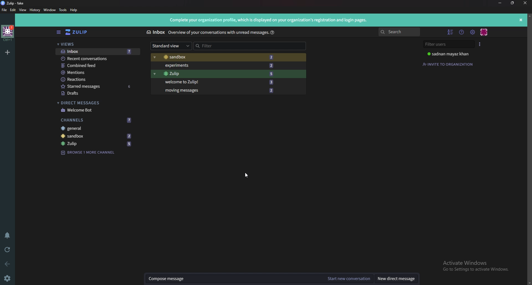  Describe the element at coordinates (96, 144) in the screenshot. I see `zulip` at that location.